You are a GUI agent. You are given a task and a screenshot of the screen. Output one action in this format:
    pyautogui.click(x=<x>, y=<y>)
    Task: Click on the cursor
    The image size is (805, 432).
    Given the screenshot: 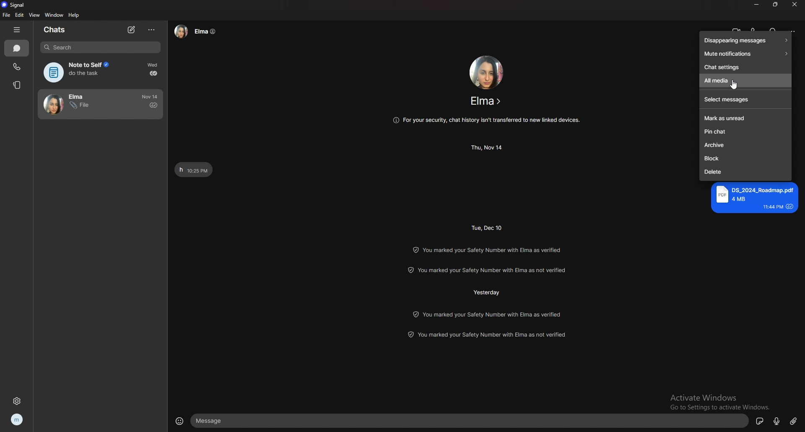 What is the action you would take?
    pyautogui.click(x=733, y=86)
    